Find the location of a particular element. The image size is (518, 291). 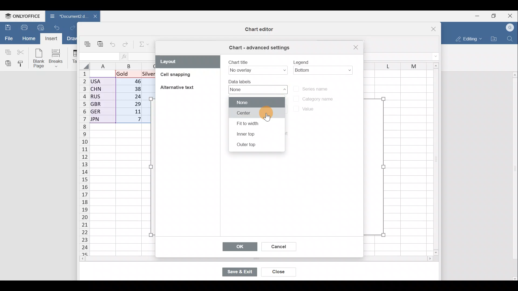

File is located at coordinates (8, 38).